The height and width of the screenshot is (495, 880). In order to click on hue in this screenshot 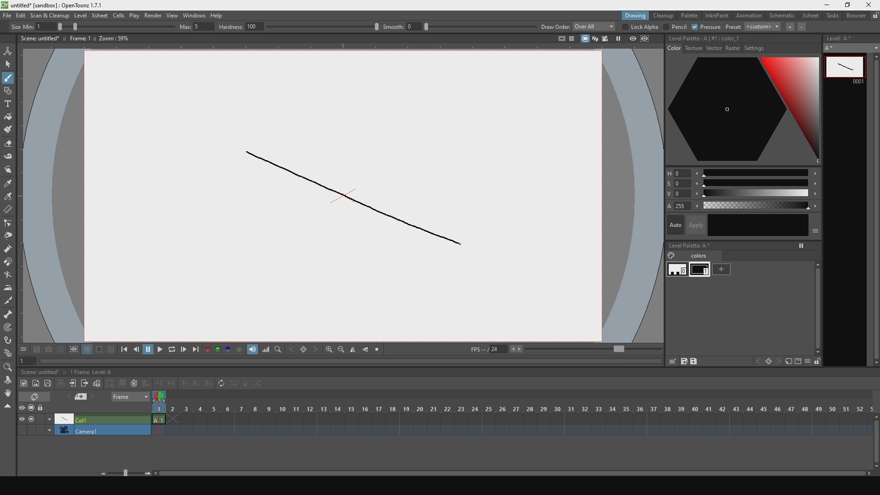, I will do `click(739, 174)`.